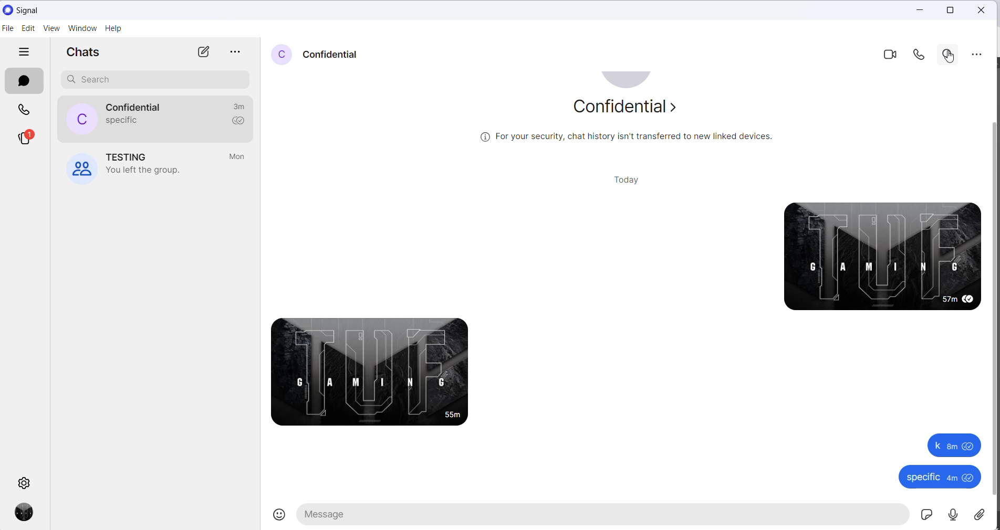  Describe the element at coordinates (25, 481) in the screenshot. I see `settings` at that location.